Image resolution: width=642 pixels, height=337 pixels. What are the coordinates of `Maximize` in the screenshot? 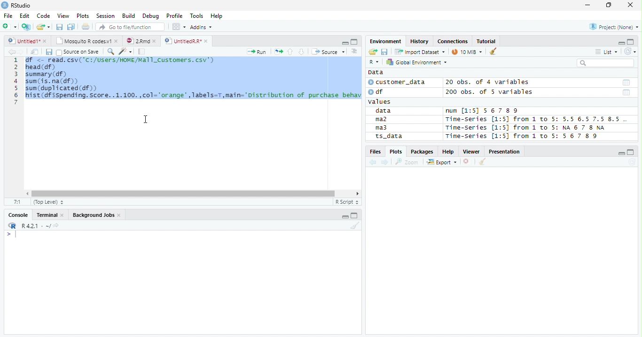 It's located at (355, 216).